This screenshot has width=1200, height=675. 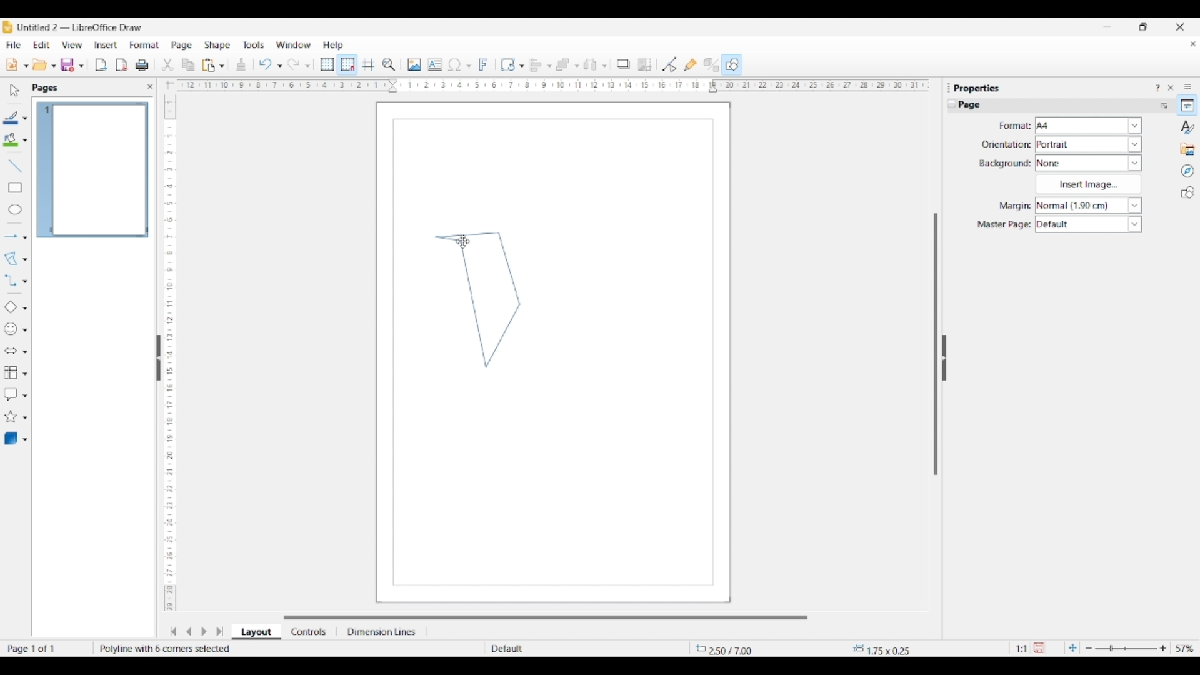 What do you see at coordinates (189, 631) in the screenshot?
I see `Move to previous slide` at bounding box center [189, 631].